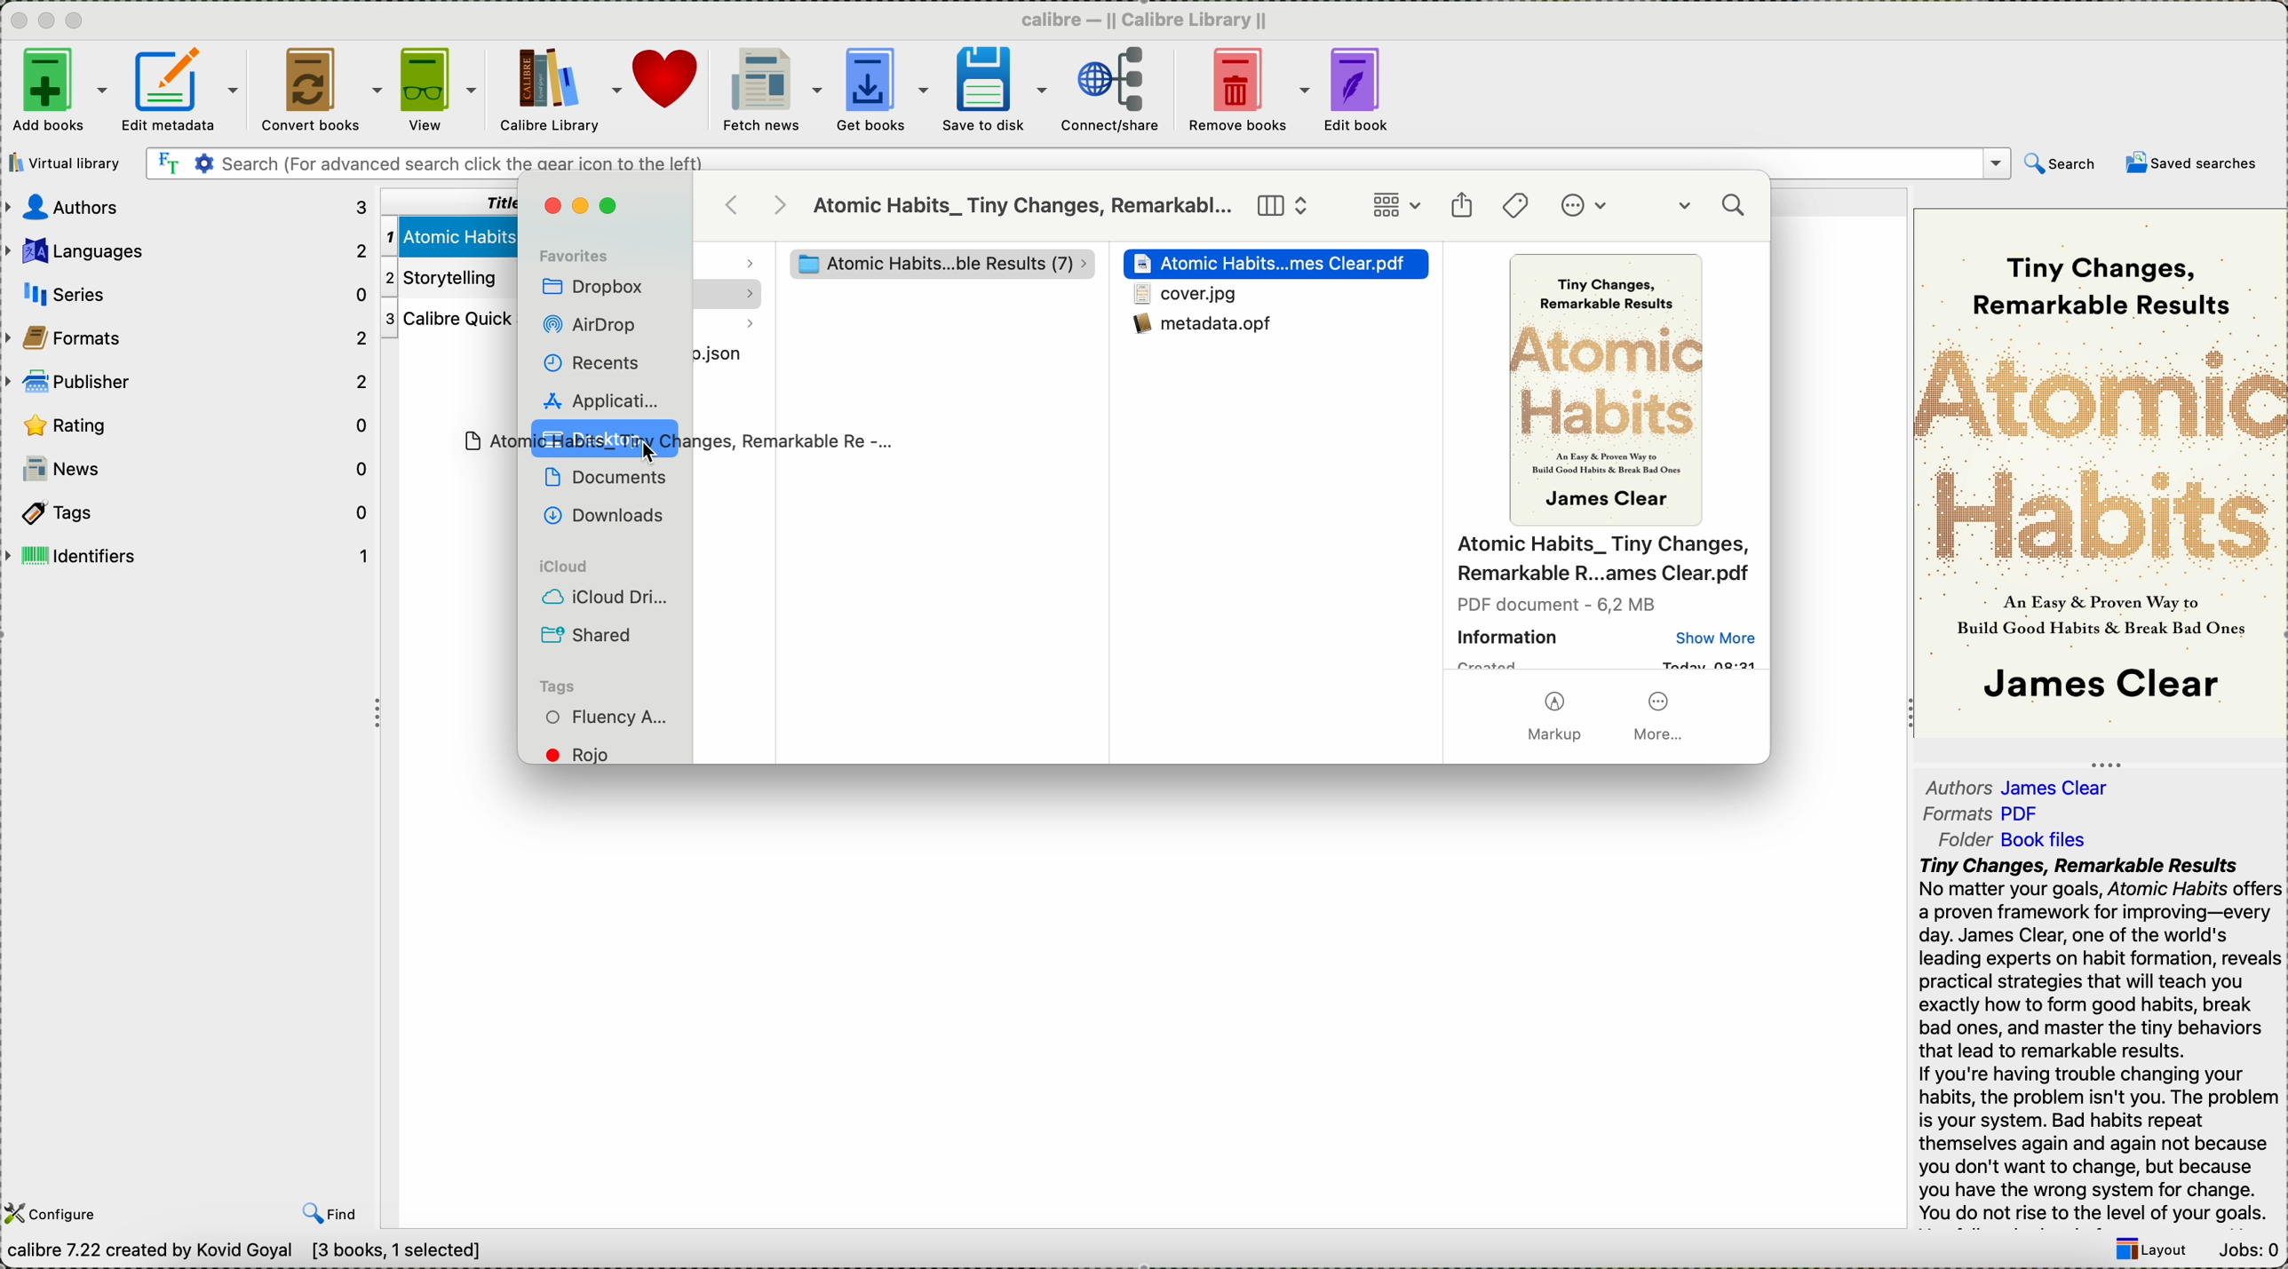 This screenshot has width=2288, height=1269. I want to click on share, so click(1462, 206).